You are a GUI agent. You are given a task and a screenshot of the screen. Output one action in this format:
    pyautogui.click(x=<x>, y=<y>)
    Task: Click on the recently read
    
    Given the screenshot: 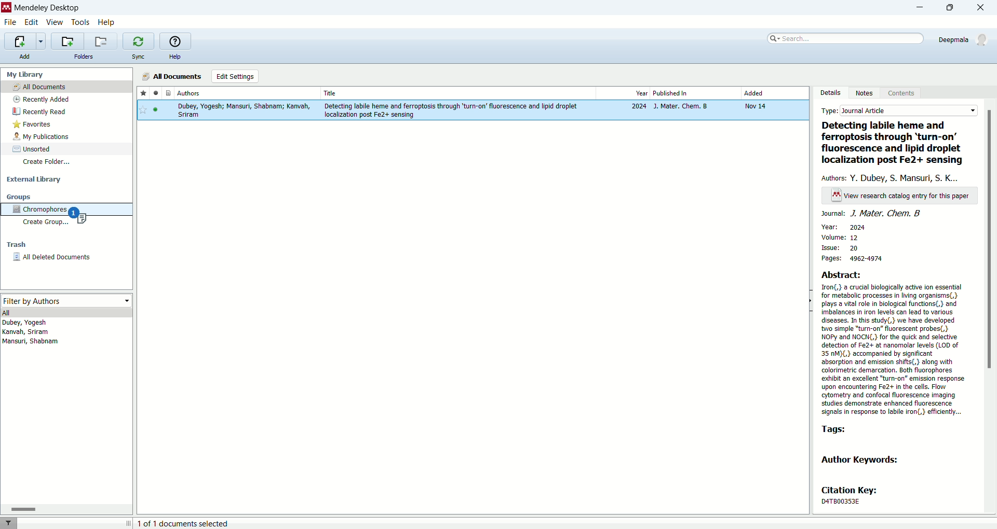 What is the action you would take?
    pyautogui.click(x=39, y=113)
    